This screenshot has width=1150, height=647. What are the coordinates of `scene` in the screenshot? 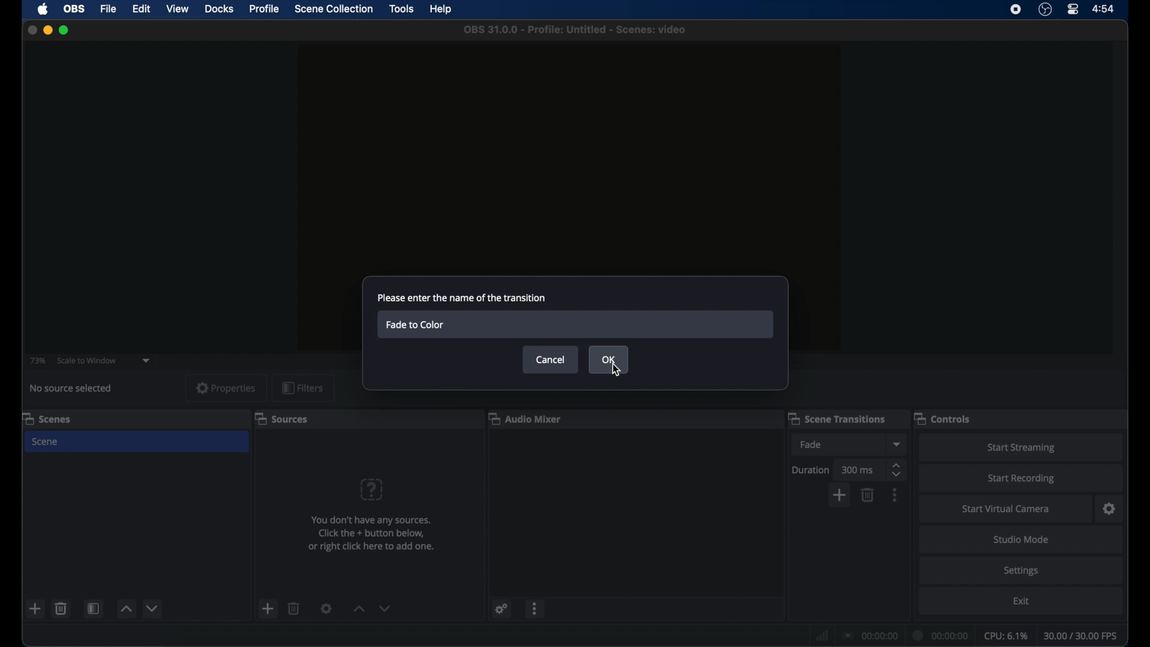 It's located at (46, 443).